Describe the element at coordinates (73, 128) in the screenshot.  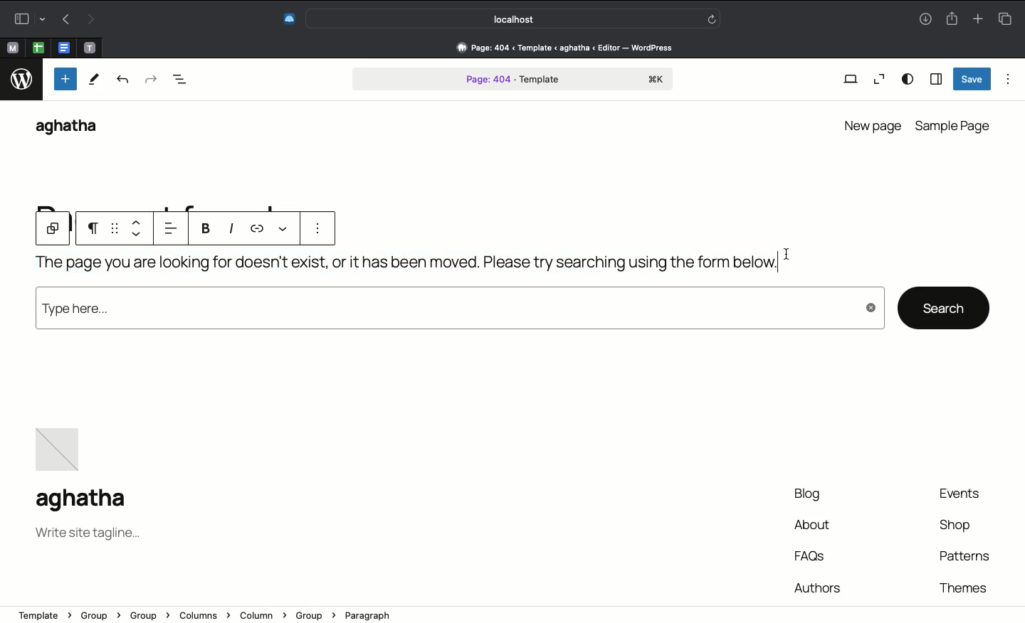
I see `WordPress name` at that location.